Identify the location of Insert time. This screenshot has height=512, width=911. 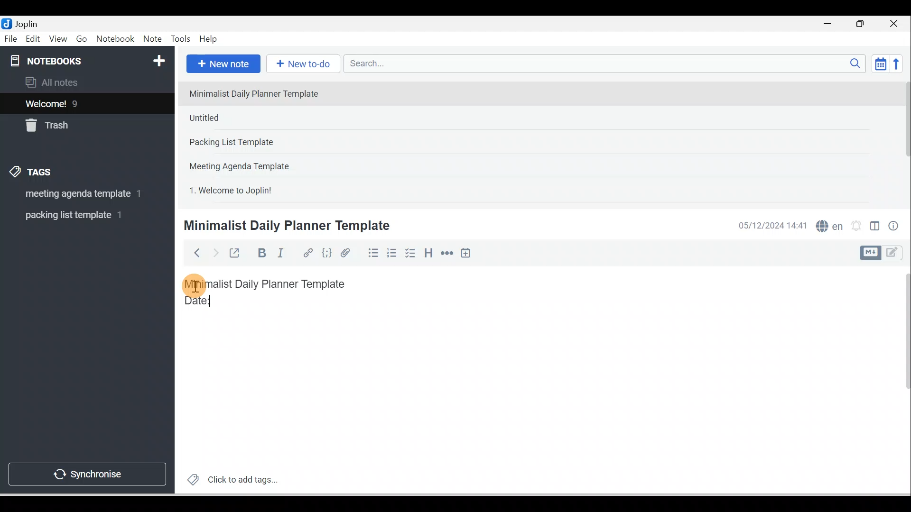
(465, 254).